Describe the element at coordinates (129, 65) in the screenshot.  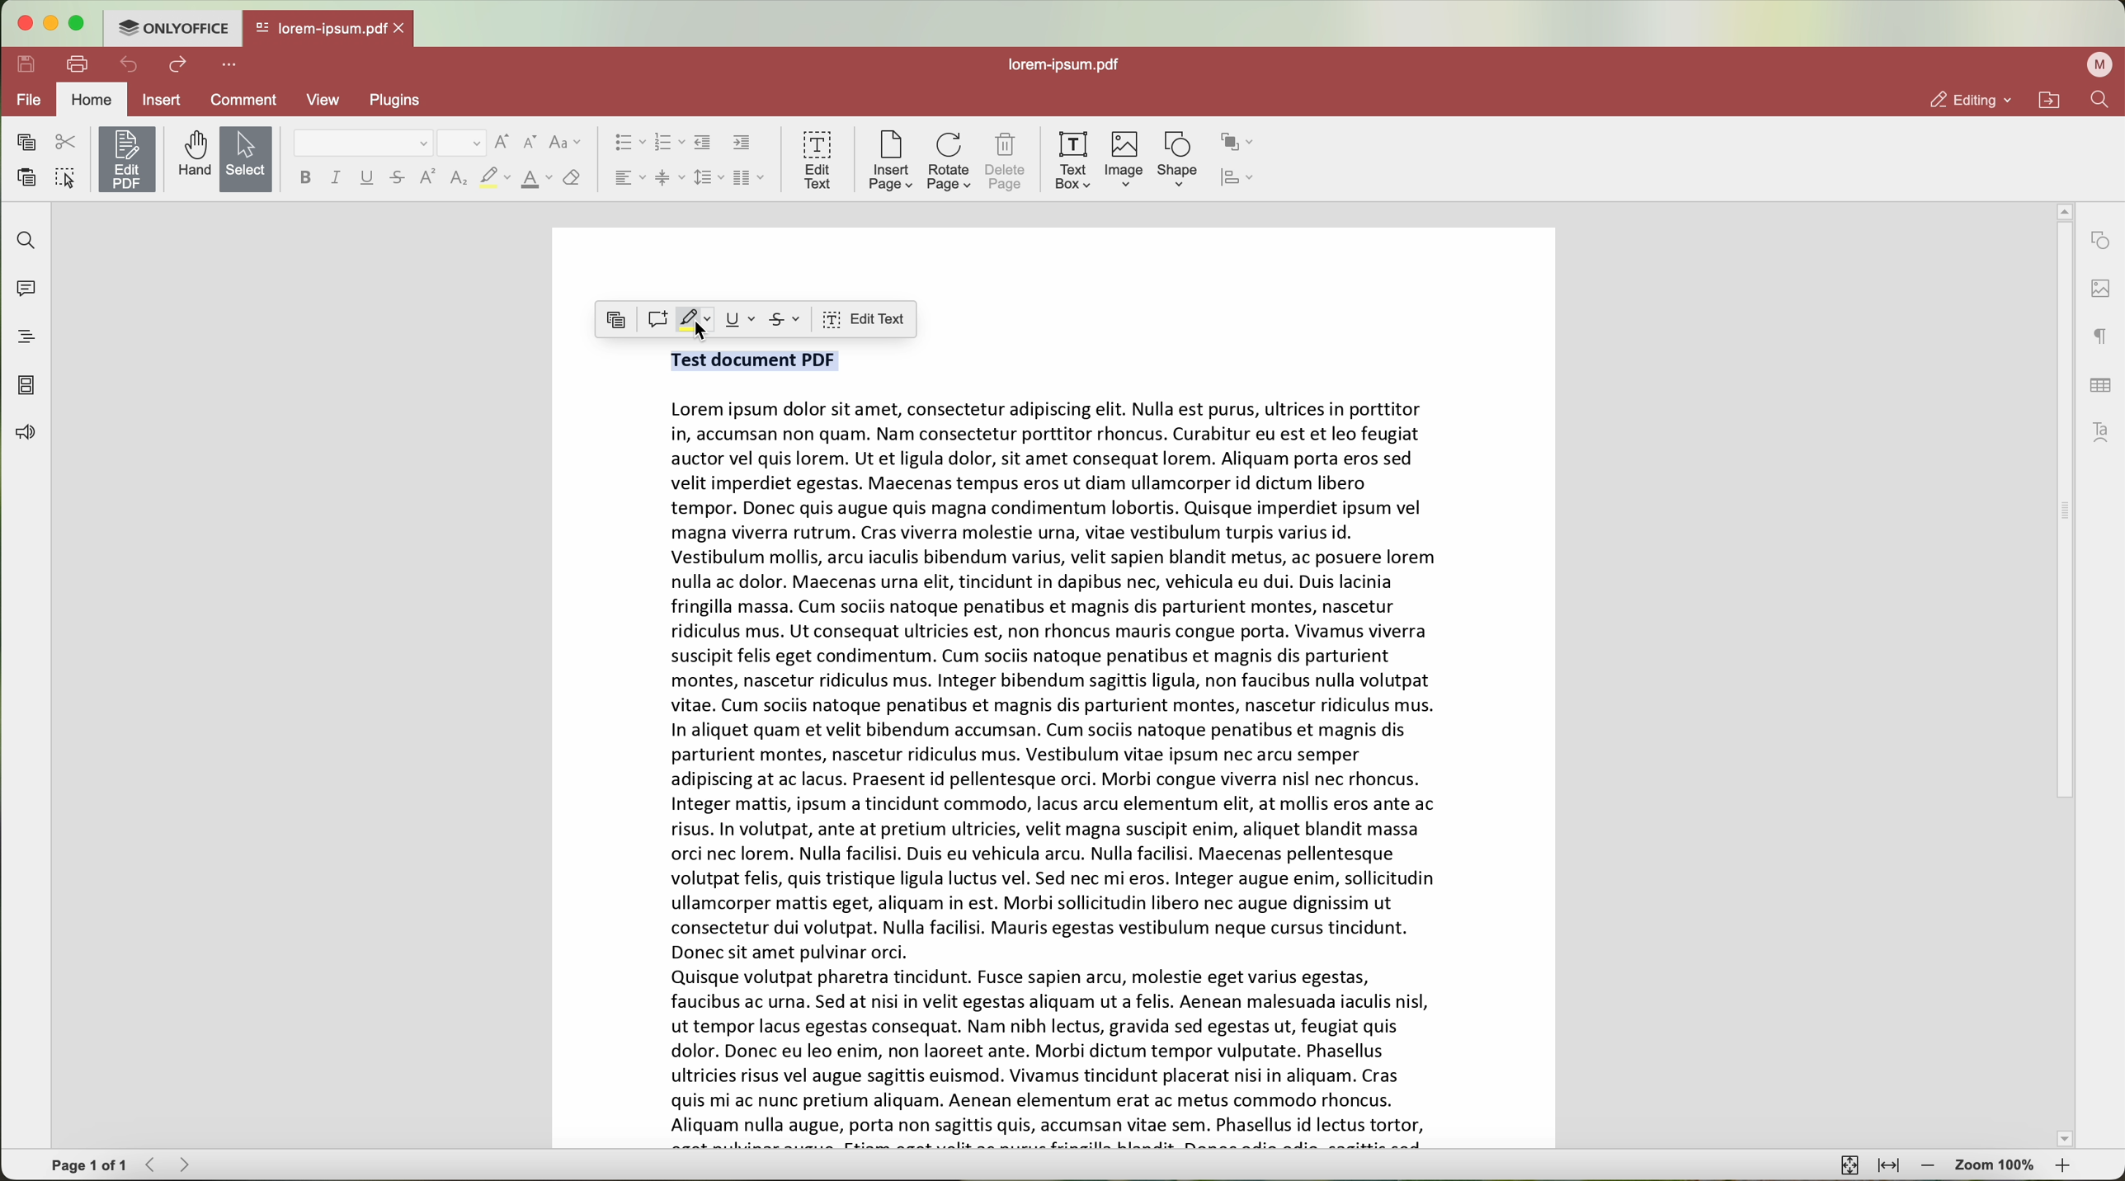
I see `undo` at that location.